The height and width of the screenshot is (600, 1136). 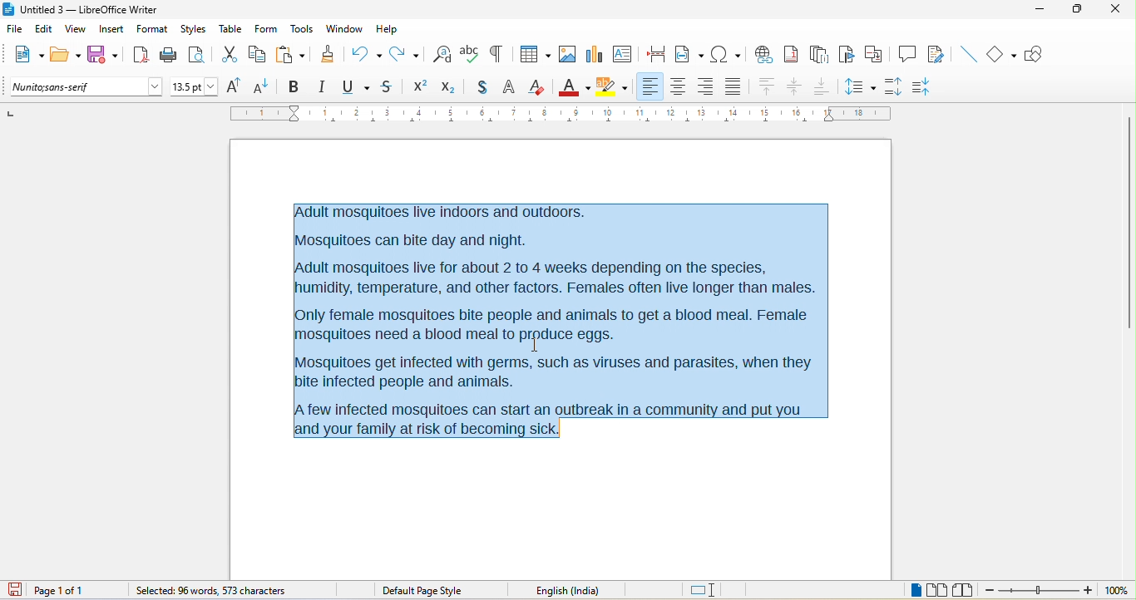 What do you see at coordinates (343, 31) in the screenshot?
I see `window` at bounding box center [343, 31].